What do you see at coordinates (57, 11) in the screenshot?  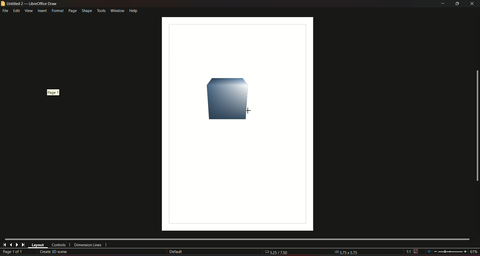 I see `format` at bounding box center [57, 11].